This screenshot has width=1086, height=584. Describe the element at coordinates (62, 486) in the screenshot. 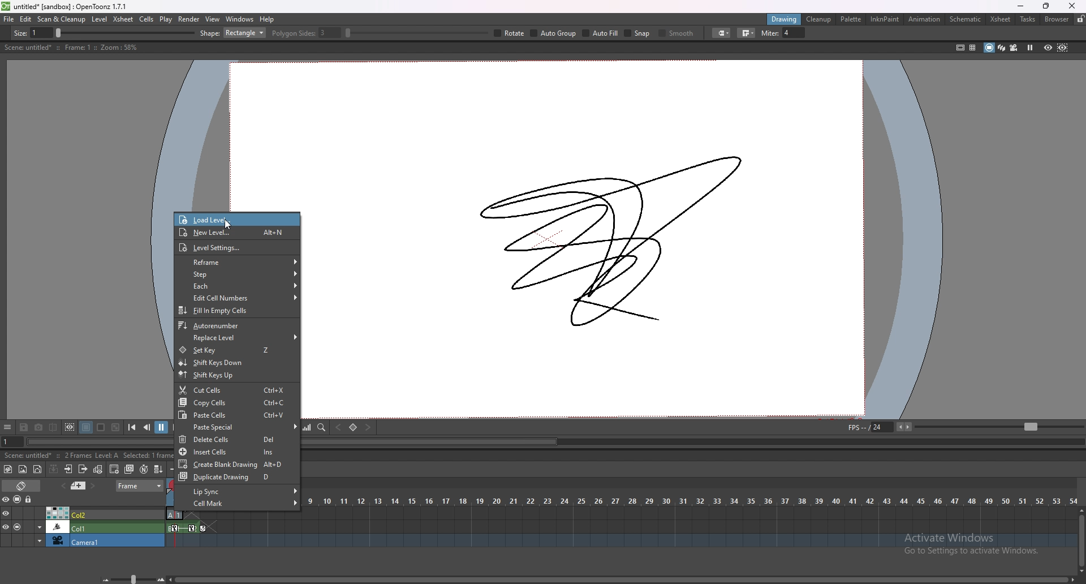

I see `previous memo` at that location.